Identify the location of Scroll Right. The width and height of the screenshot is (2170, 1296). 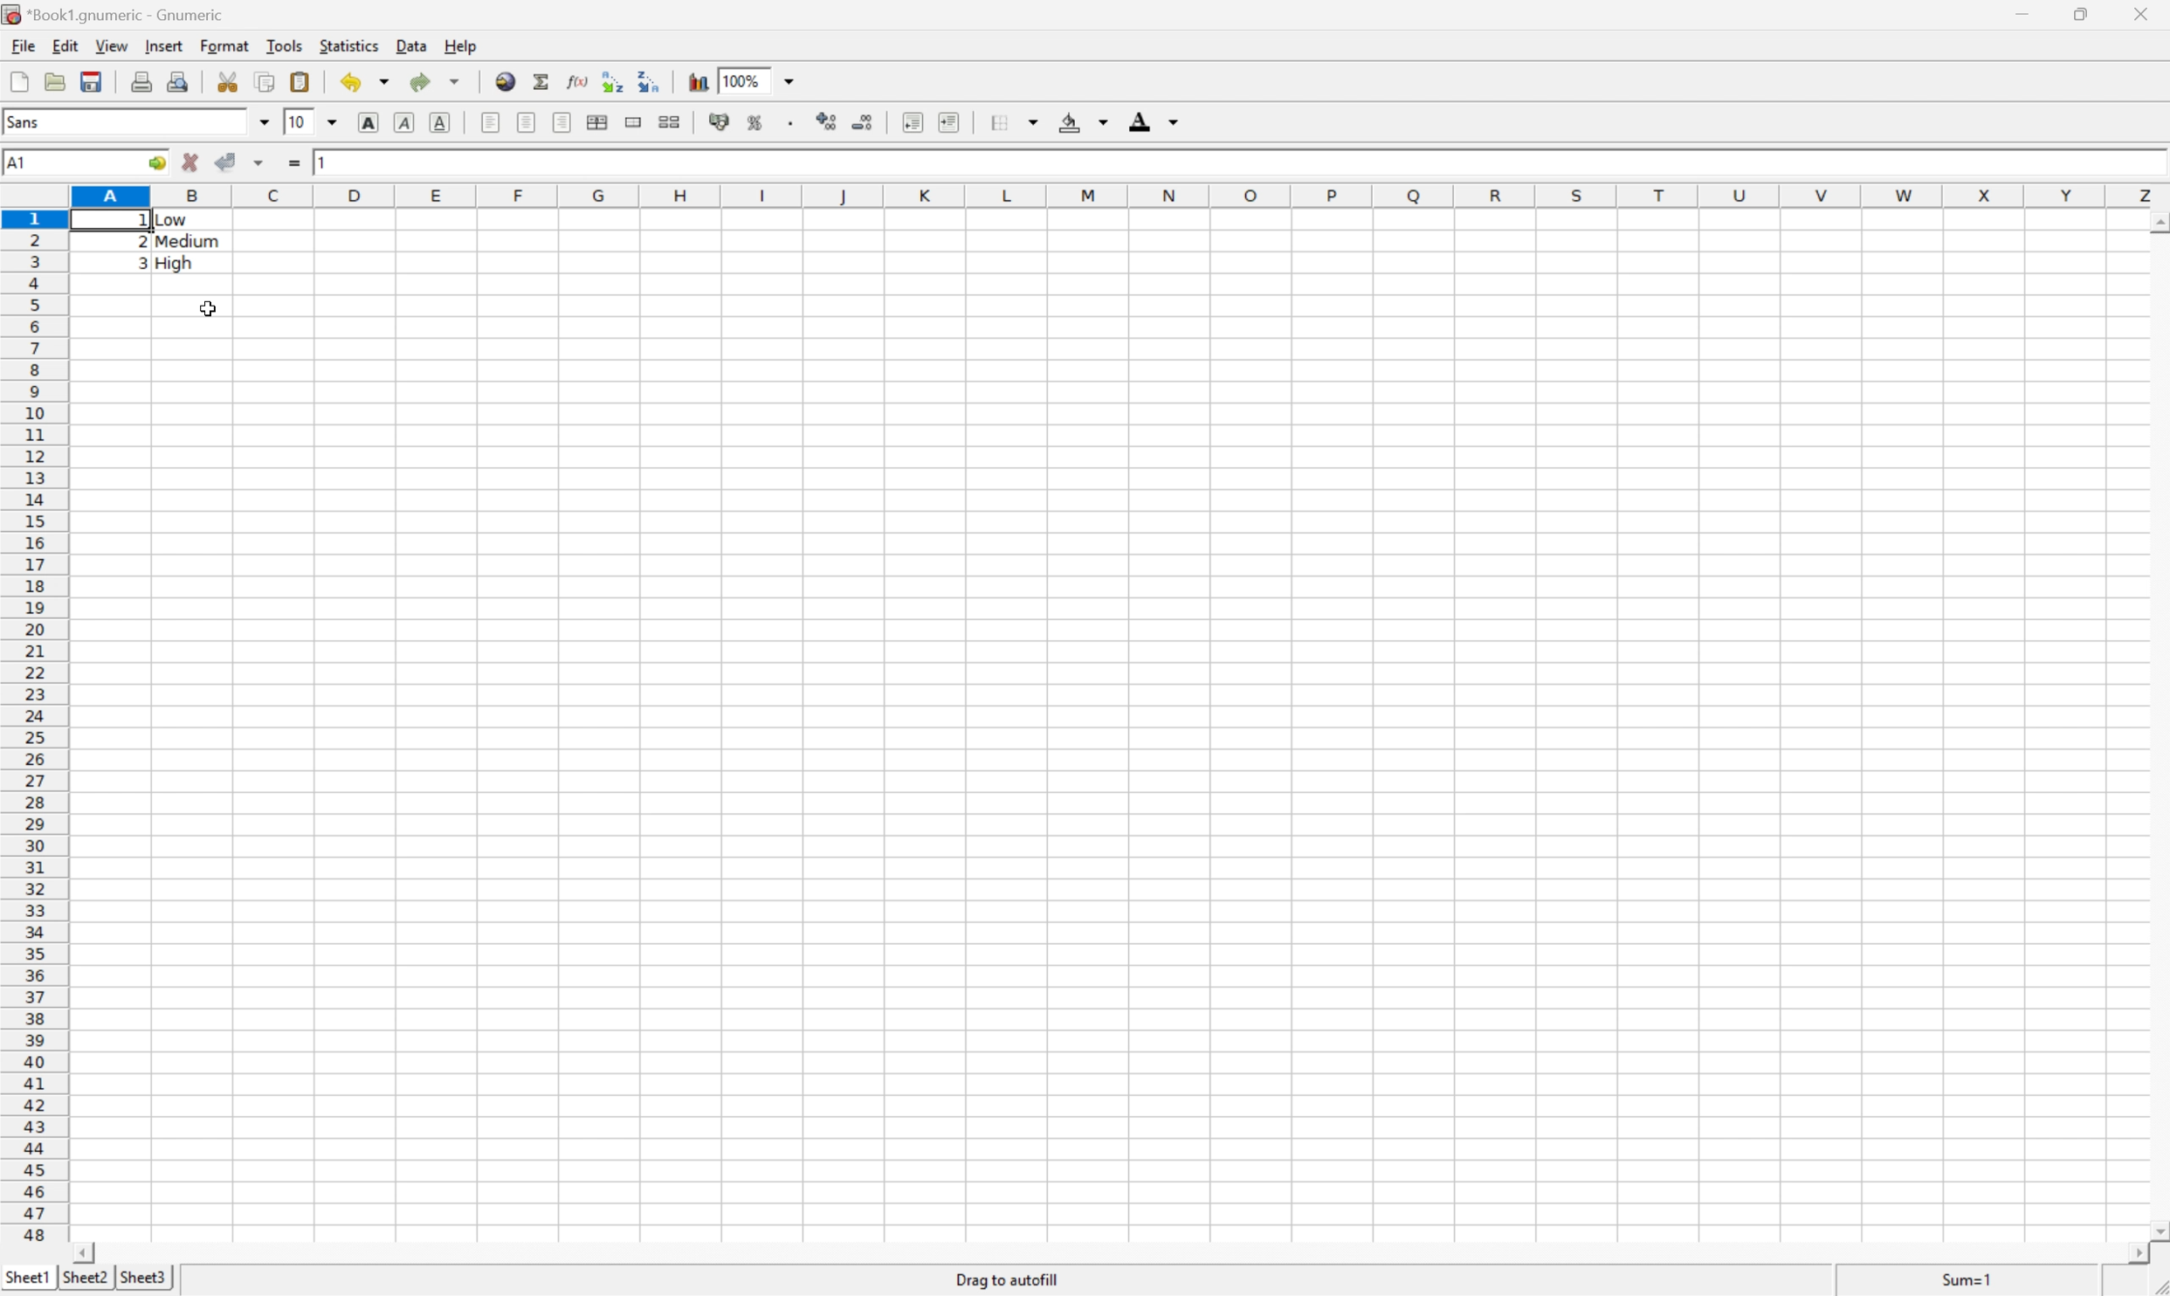
(2131, 1251).